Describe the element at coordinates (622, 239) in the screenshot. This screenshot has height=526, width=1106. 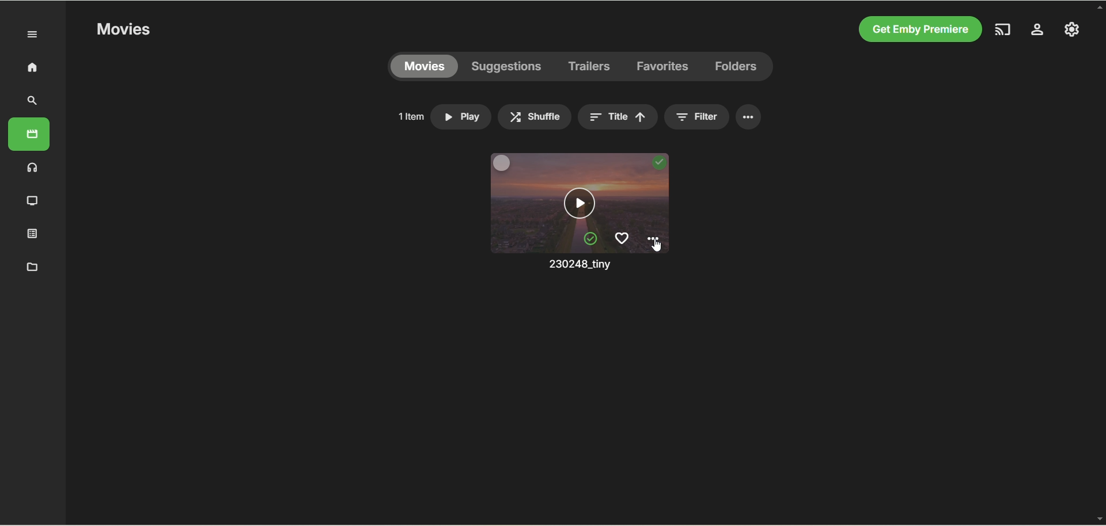
I see `favorites` at that location.